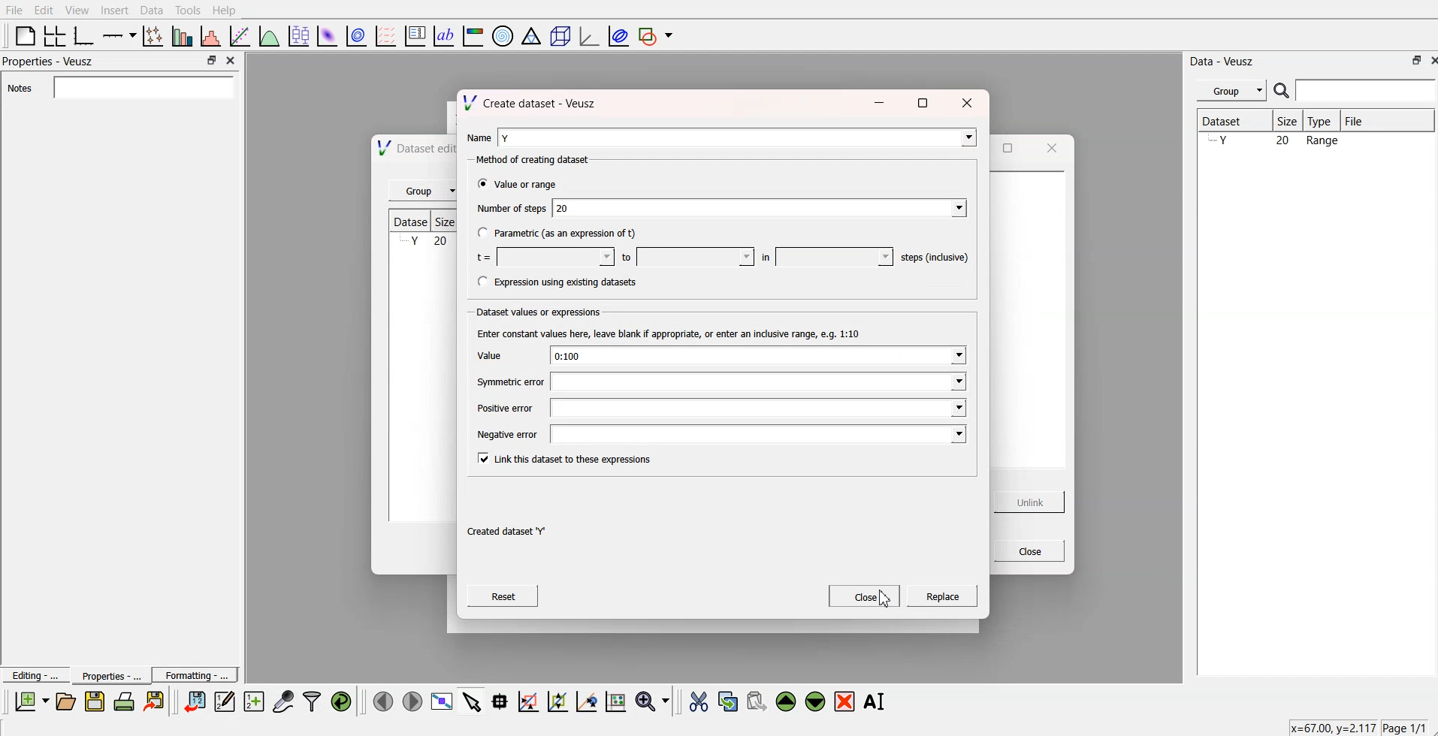  Describe the element at coordinates (412, 700) in the screenshot. I see `Move to next page` at that location.